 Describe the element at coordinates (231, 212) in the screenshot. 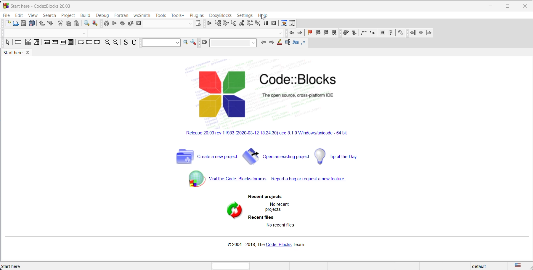

I see `refresh ` at that location.